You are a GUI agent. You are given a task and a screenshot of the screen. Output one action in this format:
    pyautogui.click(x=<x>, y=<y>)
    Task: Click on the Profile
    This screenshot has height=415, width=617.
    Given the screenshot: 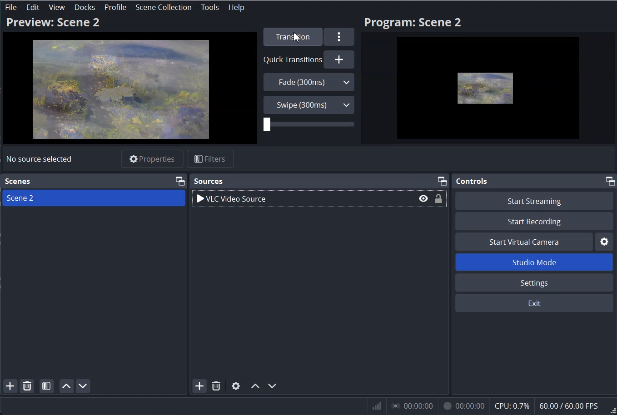 What is the action you would take?
    pyautogui.click(x=115, y=8)
    